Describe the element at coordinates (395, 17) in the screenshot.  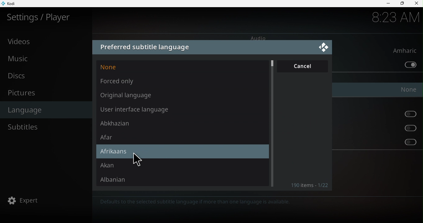
I see `8:22 AM` at that location.